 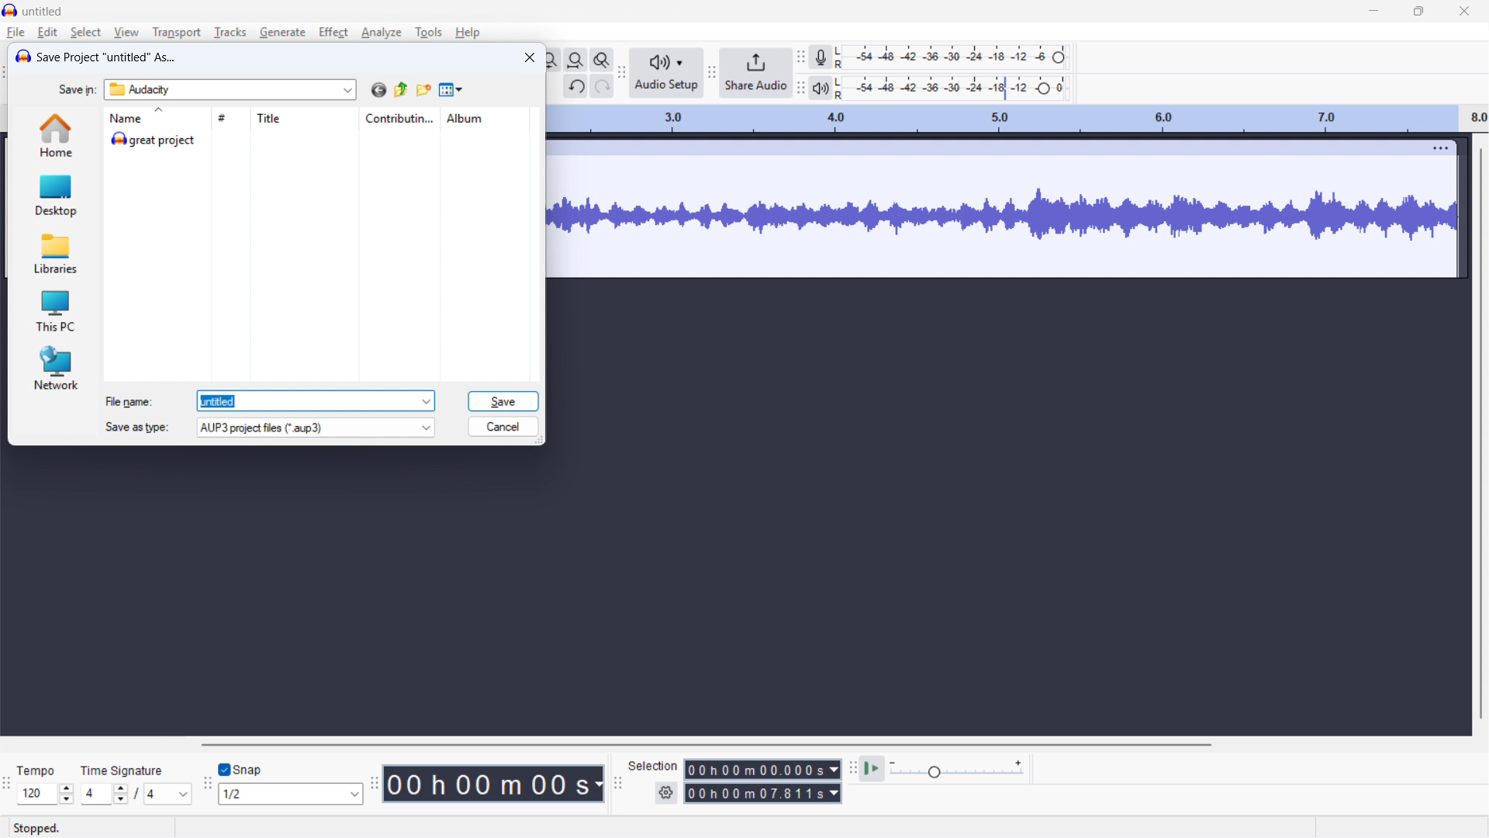 What do you see at coordinates (56, 255) in the screenshot?
I see `libraries` at bounding box center [56, 255].